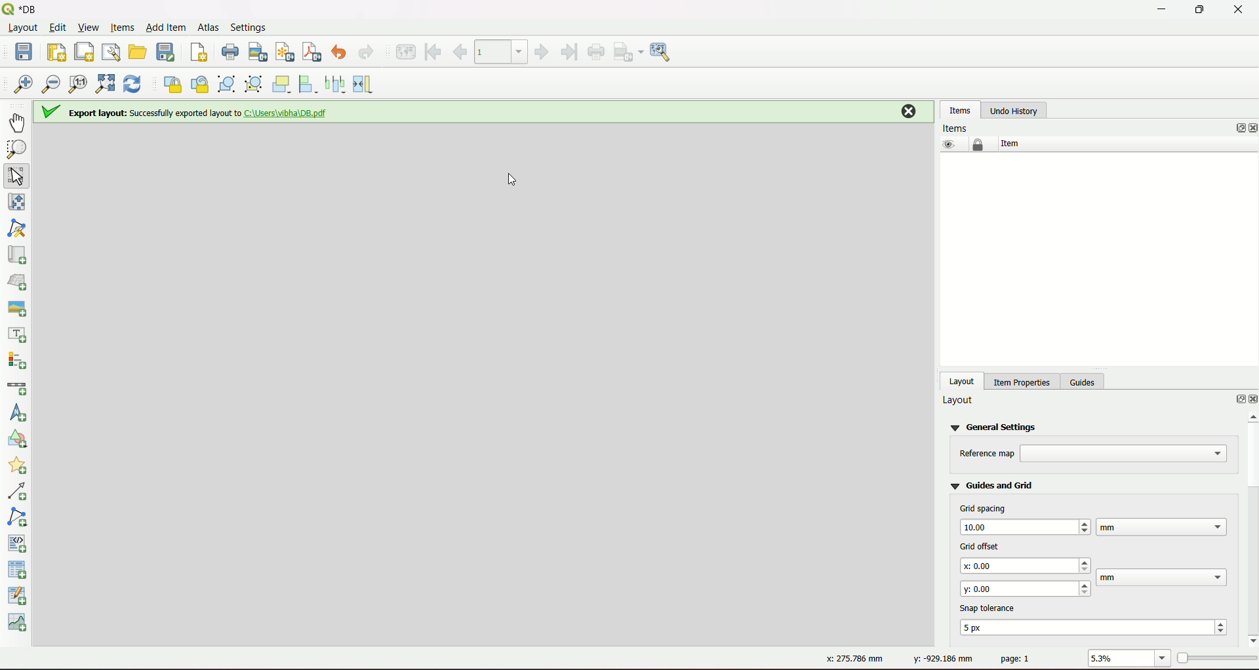 The height and width of the screenshot is (670, 1259). Describe the element at coordinates (1160, 10) in the screenshot. I see `minimize` at that location.